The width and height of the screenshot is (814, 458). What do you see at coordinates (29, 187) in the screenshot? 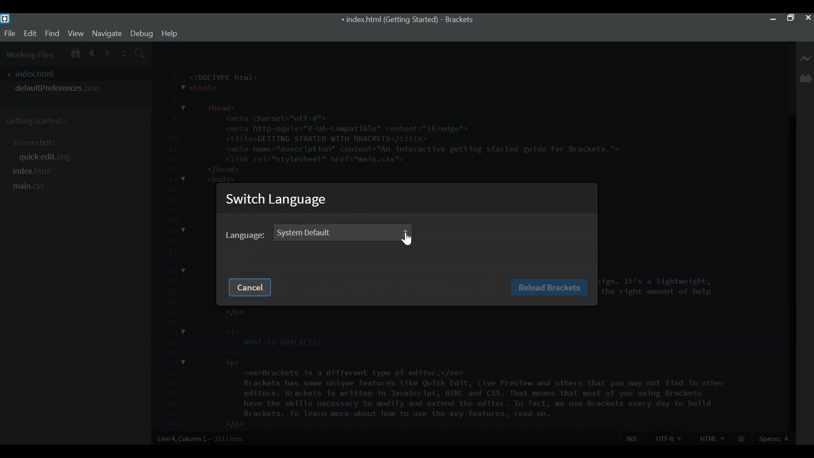
I see `main.css` at bounding box center [29, 187].